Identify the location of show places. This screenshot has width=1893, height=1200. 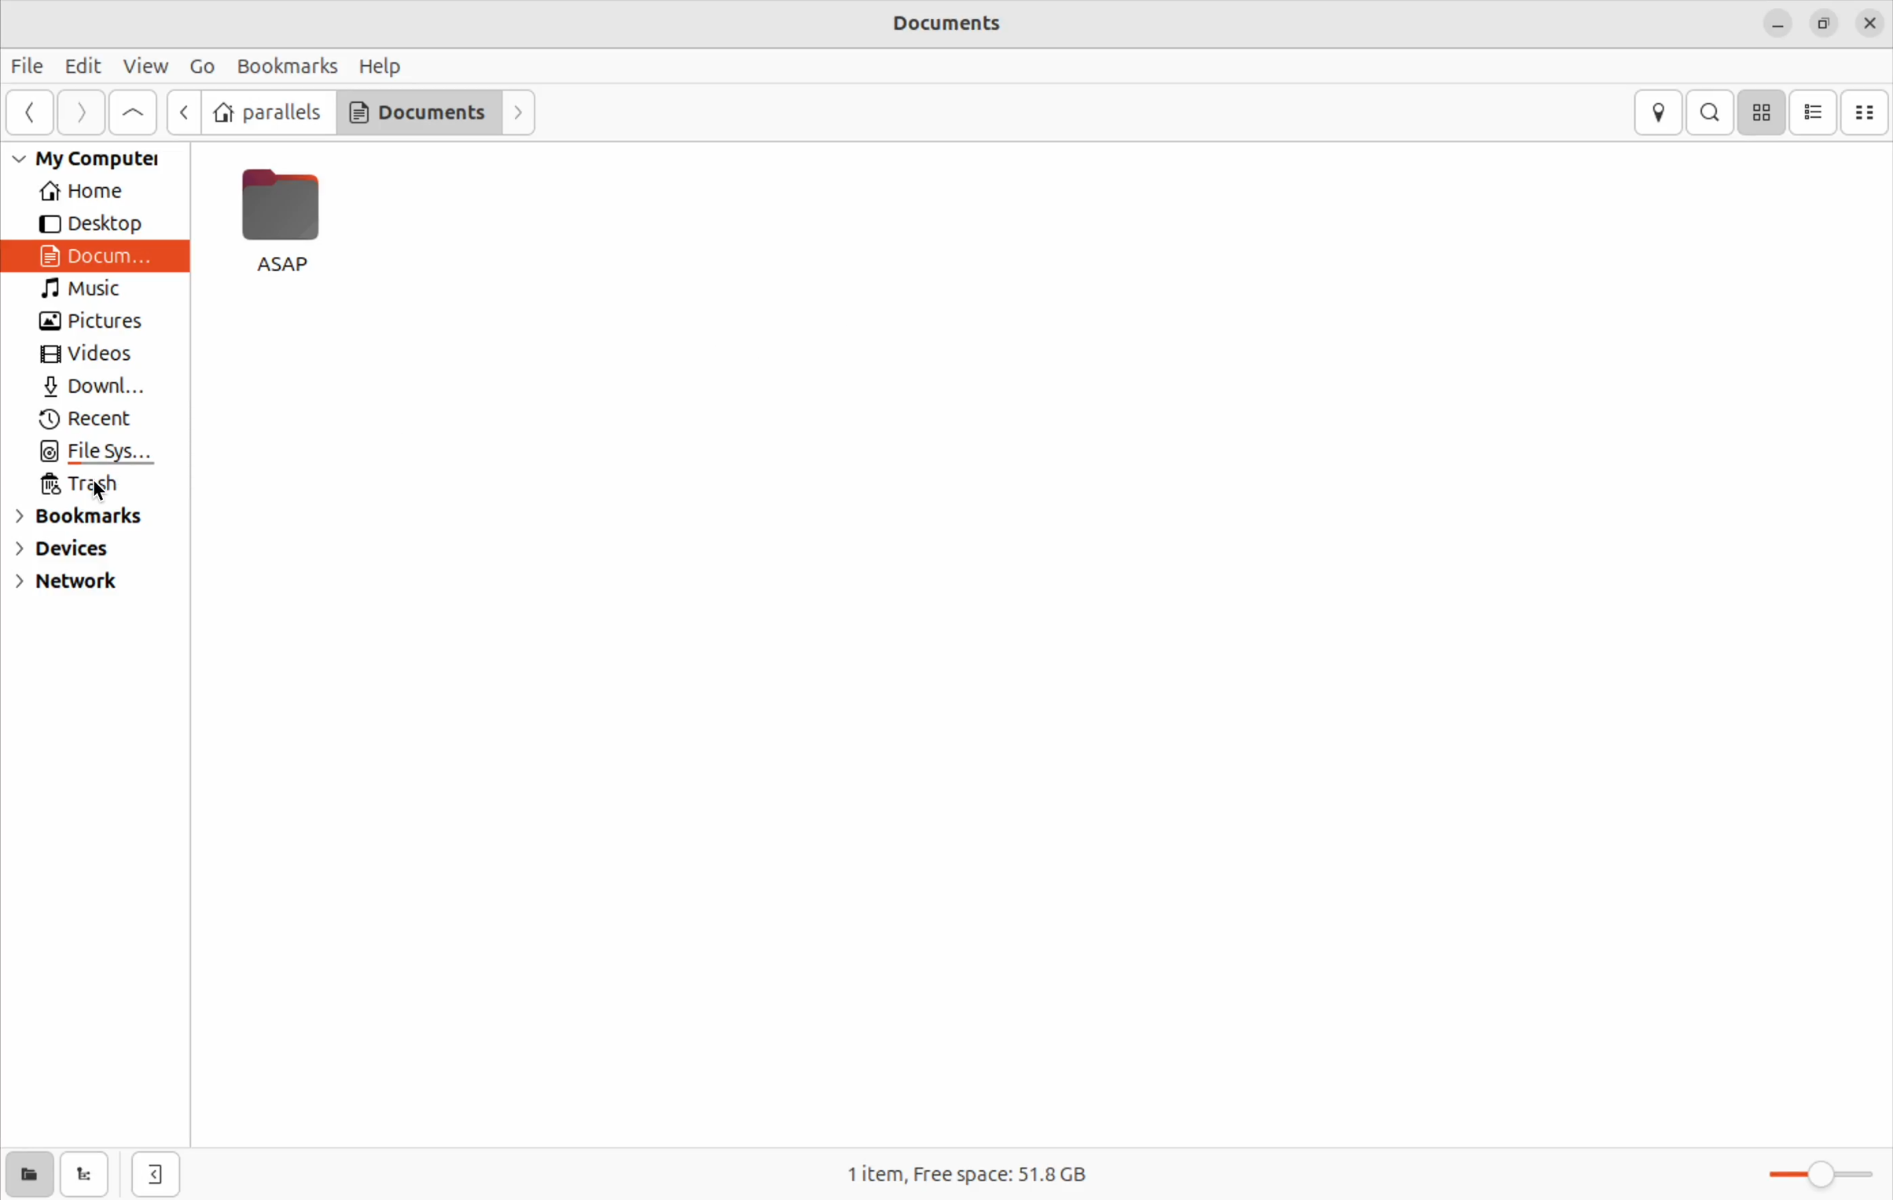
(26, 1174).